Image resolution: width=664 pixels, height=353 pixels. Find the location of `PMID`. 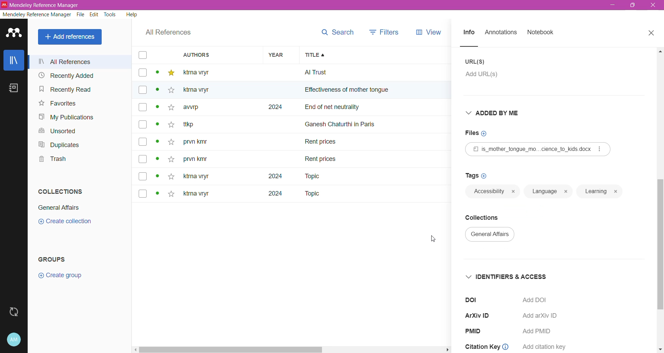

PMID is located at coordinates (473, 331).